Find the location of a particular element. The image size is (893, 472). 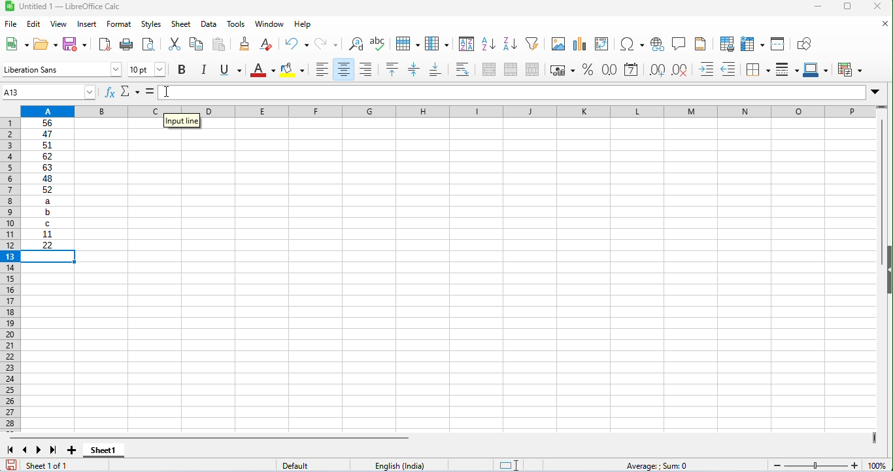

delete decimal place is located at coordinates (679, 71).